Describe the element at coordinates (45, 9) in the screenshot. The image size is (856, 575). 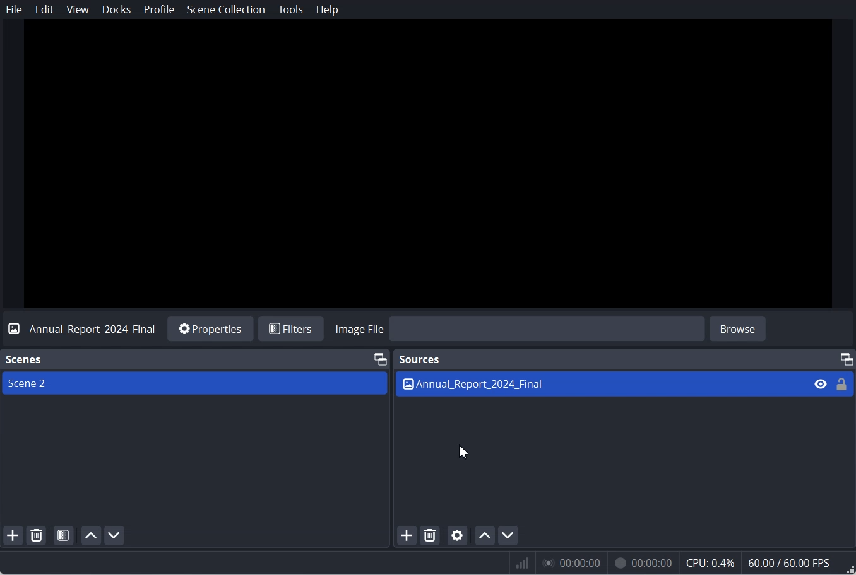
I see `Edit` at that location.